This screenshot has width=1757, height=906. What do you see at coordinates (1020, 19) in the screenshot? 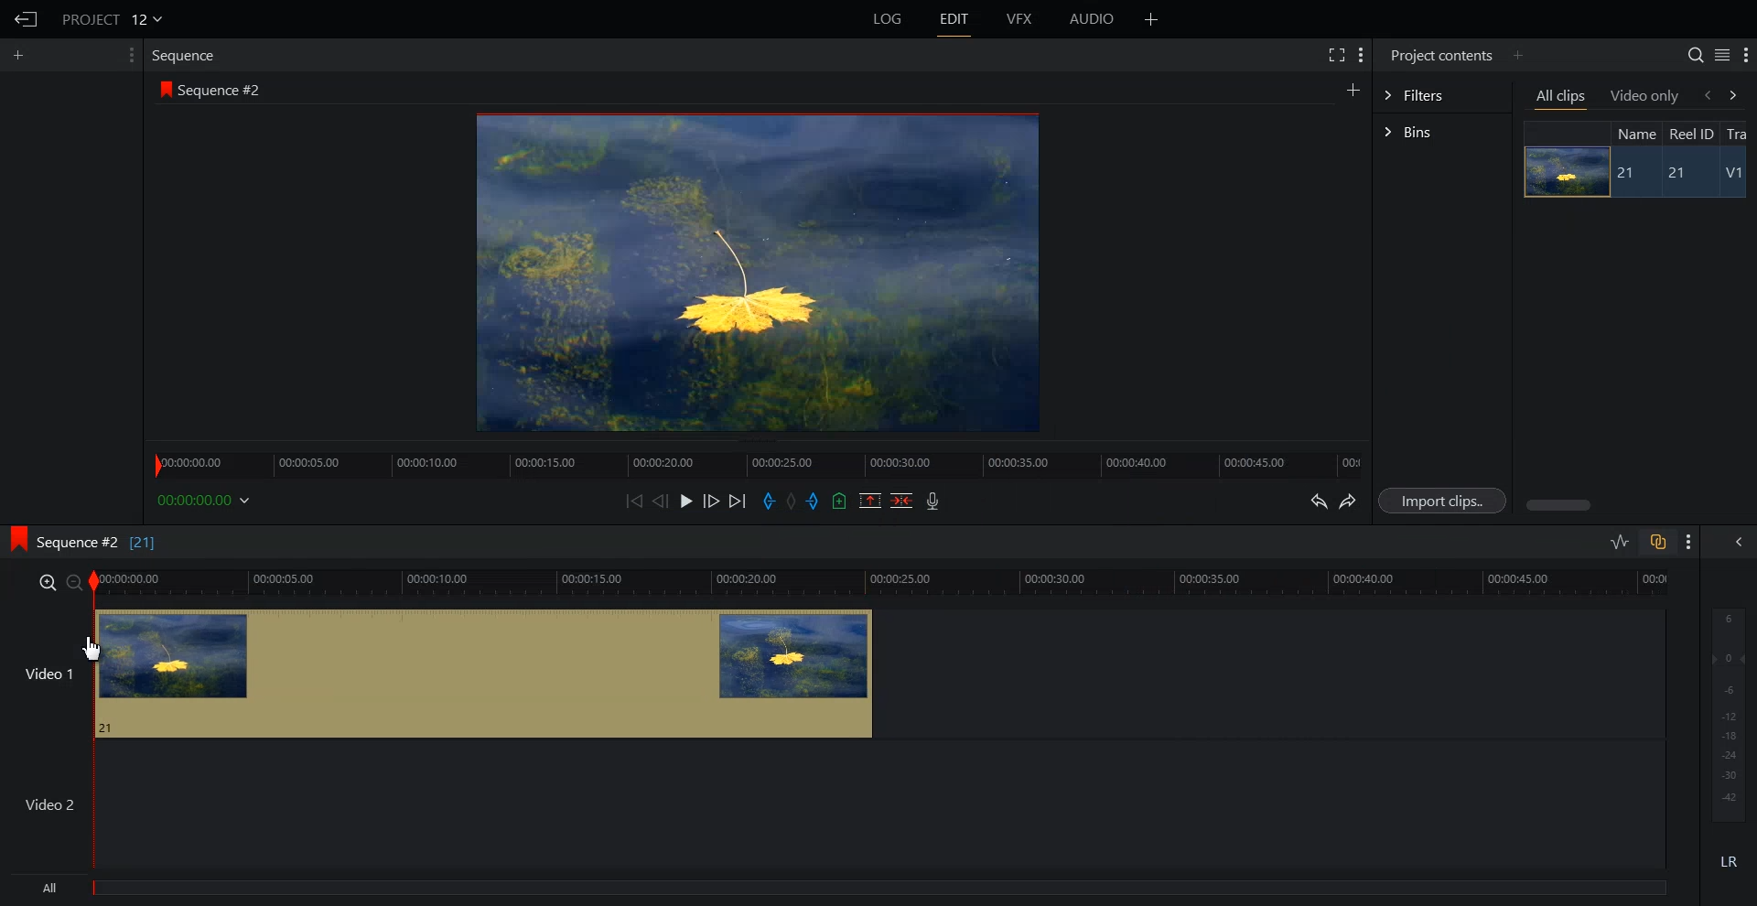
I see `VFX` at bounding box center [1020, 19].